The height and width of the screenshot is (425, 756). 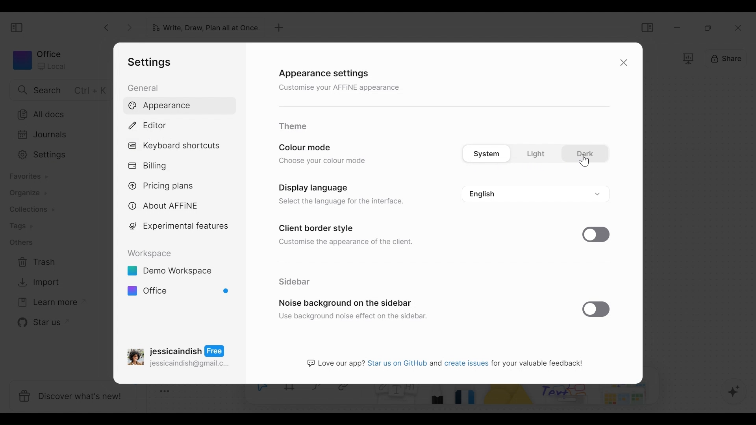 What do you see at coordinates (734, 392) in the screenshot?
I see `AFFiNE AI` at bounding box center [734, 392].